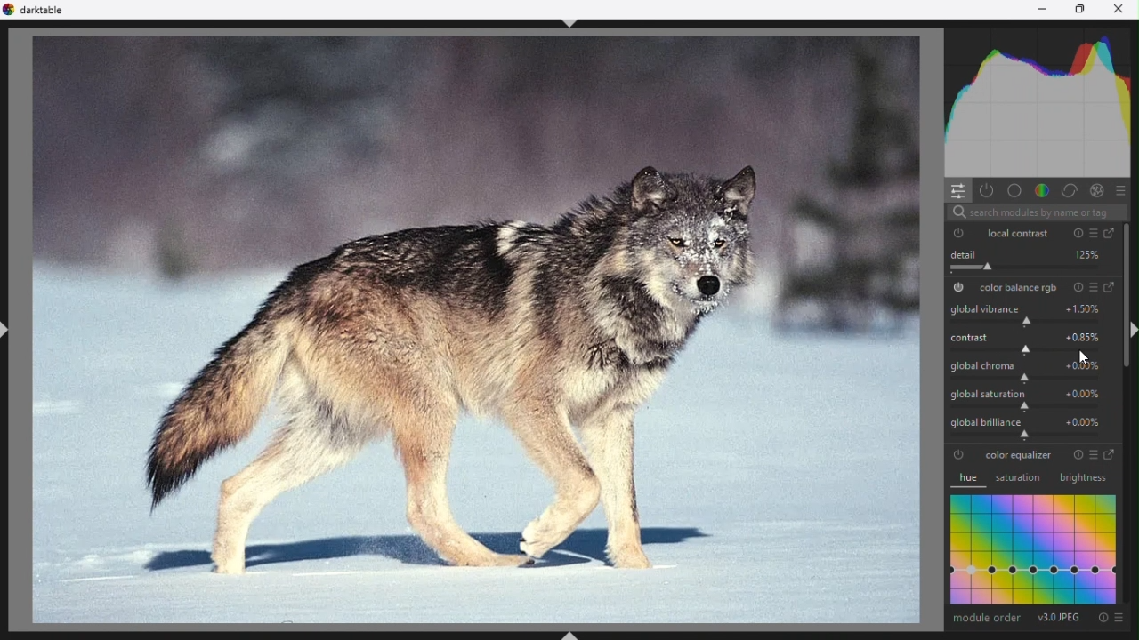 This screenshot has height=640, width=1139. I want to click on global chrome, so click(1023, 367).